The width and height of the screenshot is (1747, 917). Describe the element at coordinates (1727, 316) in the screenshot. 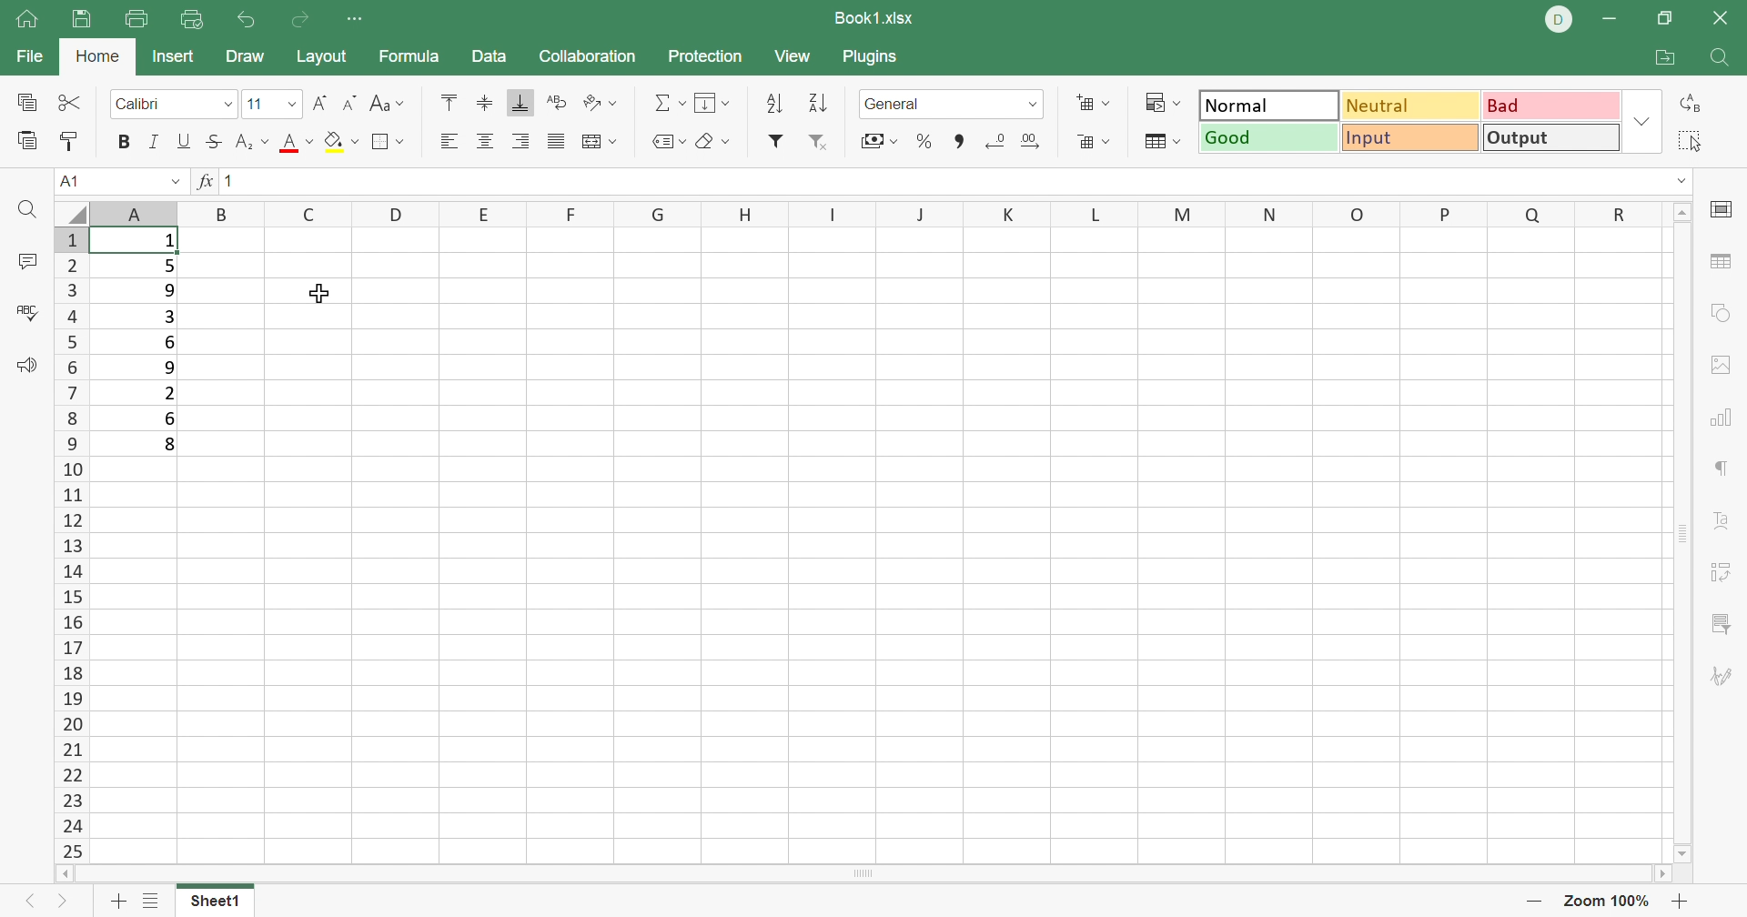

I see `shape settings` at that location.